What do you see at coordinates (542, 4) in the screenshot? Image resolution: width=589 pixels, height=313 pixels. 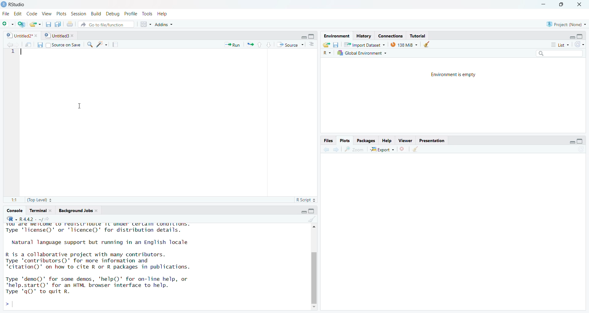 I see `minimize` at bounding box center [542, 4].